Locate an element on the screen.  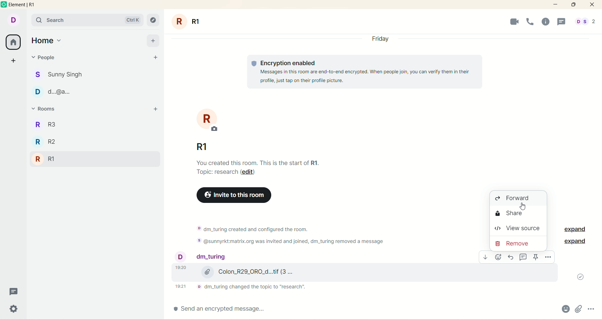
options is located at coordinates (549, 257).